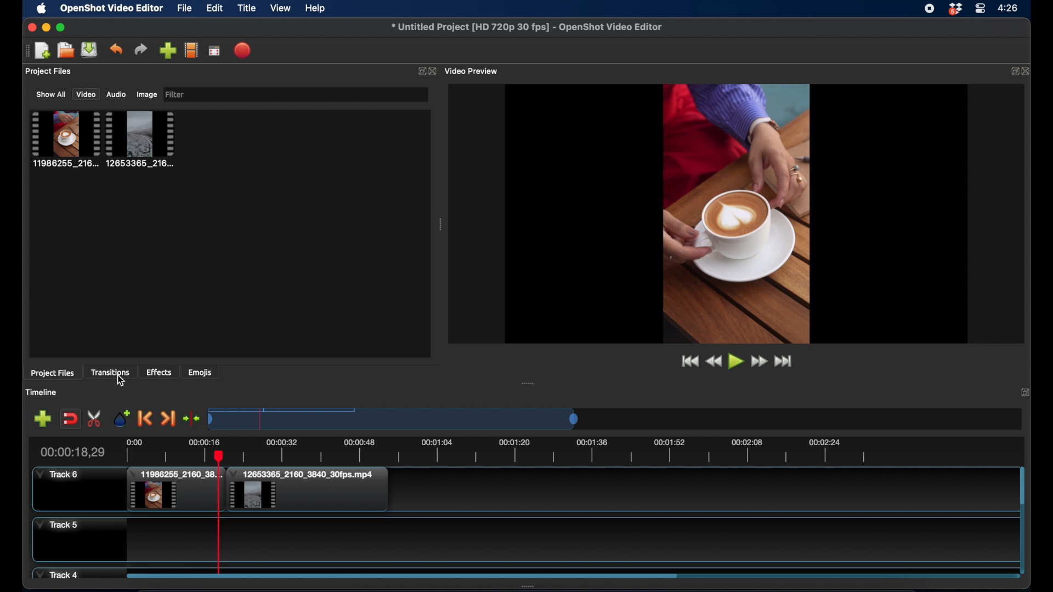 Image resolution: width=1053 pixels, height=592 pixels. I want to click on filter, so click(175, 95).